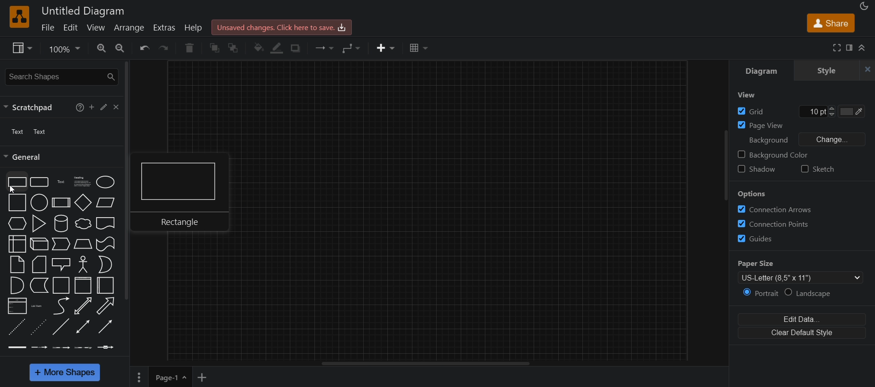  What do you see at coordinates (487, 213) in the screenshot?
I see `canvas` at bounding box center [487, 213].